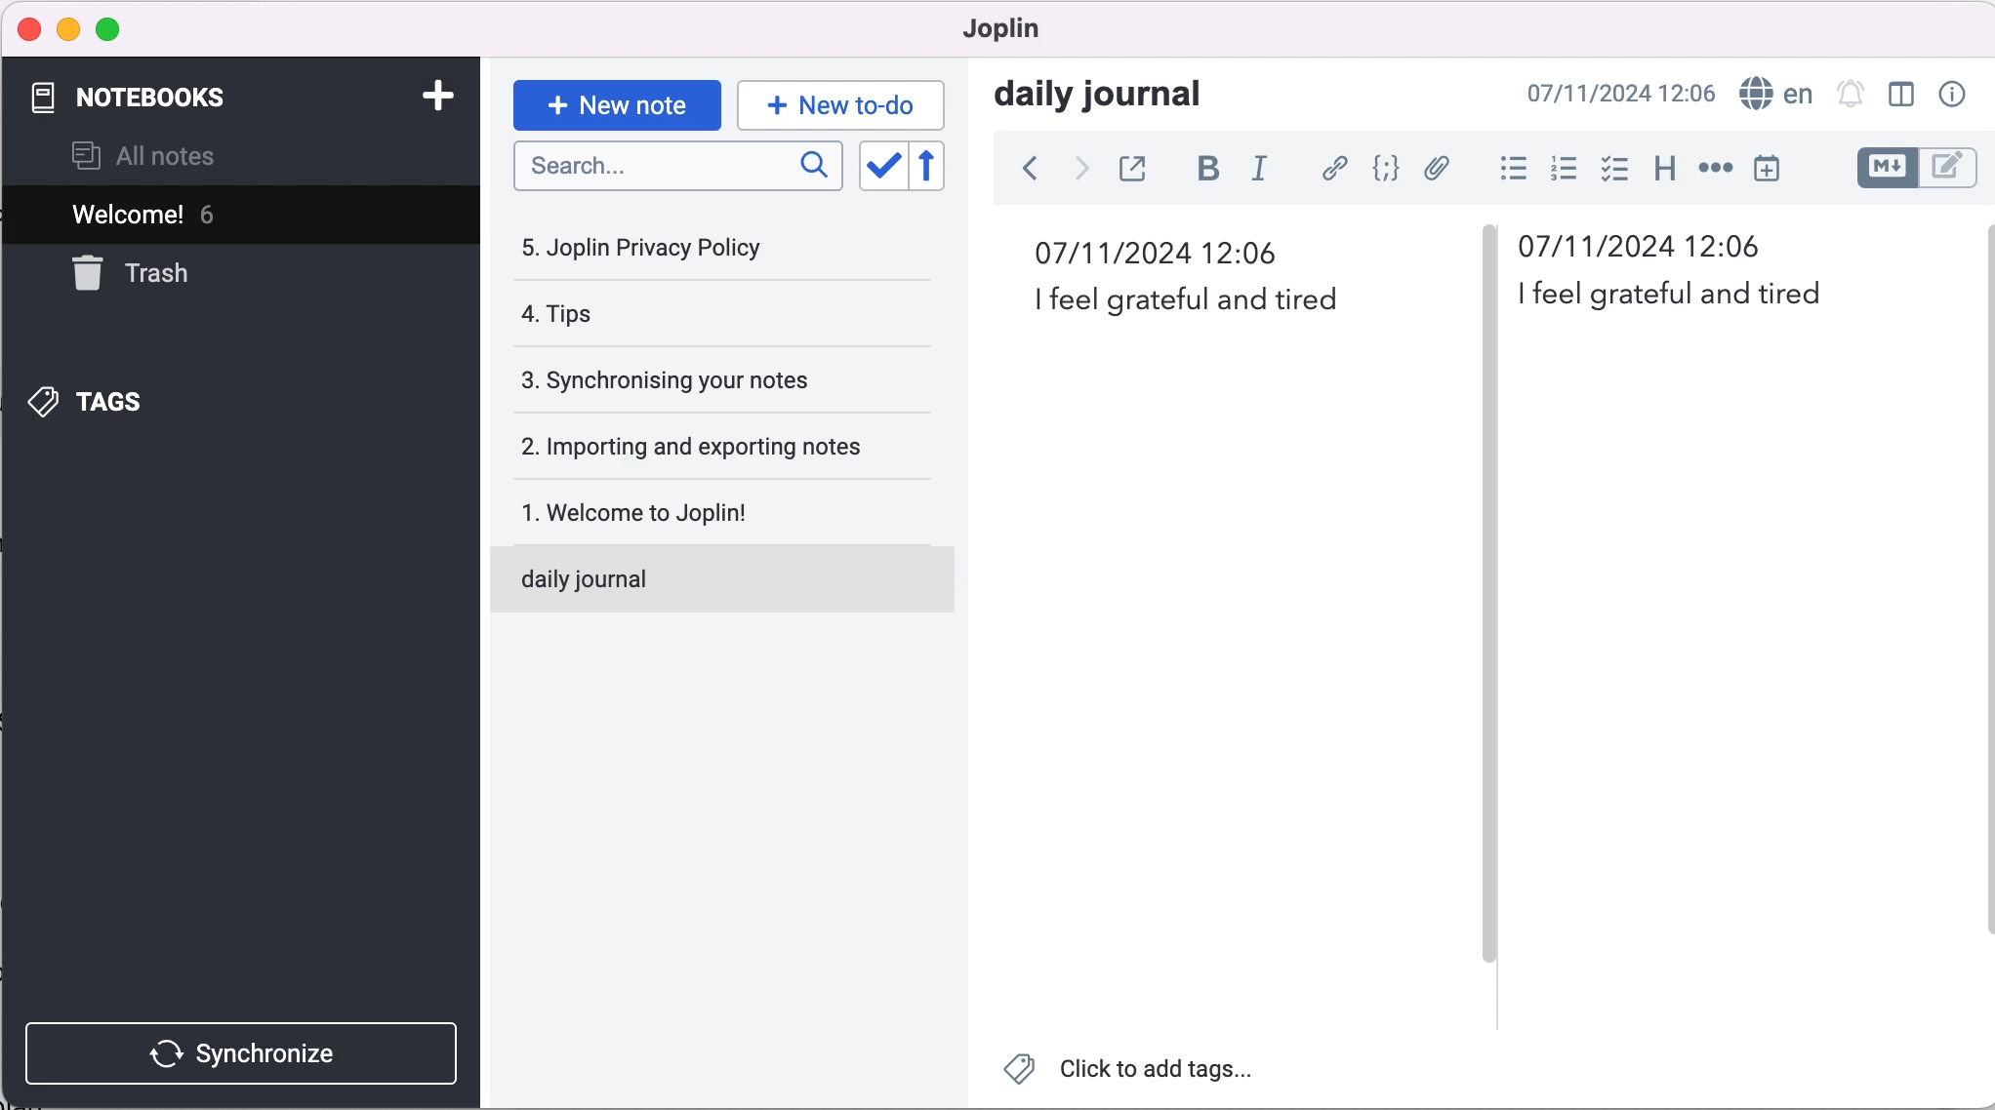 This screenshot has width=1995, height=1110. What do you see at coordinates (836, 104) in the screenshot?
I see `new to-do` at bounding box center [836, 104].